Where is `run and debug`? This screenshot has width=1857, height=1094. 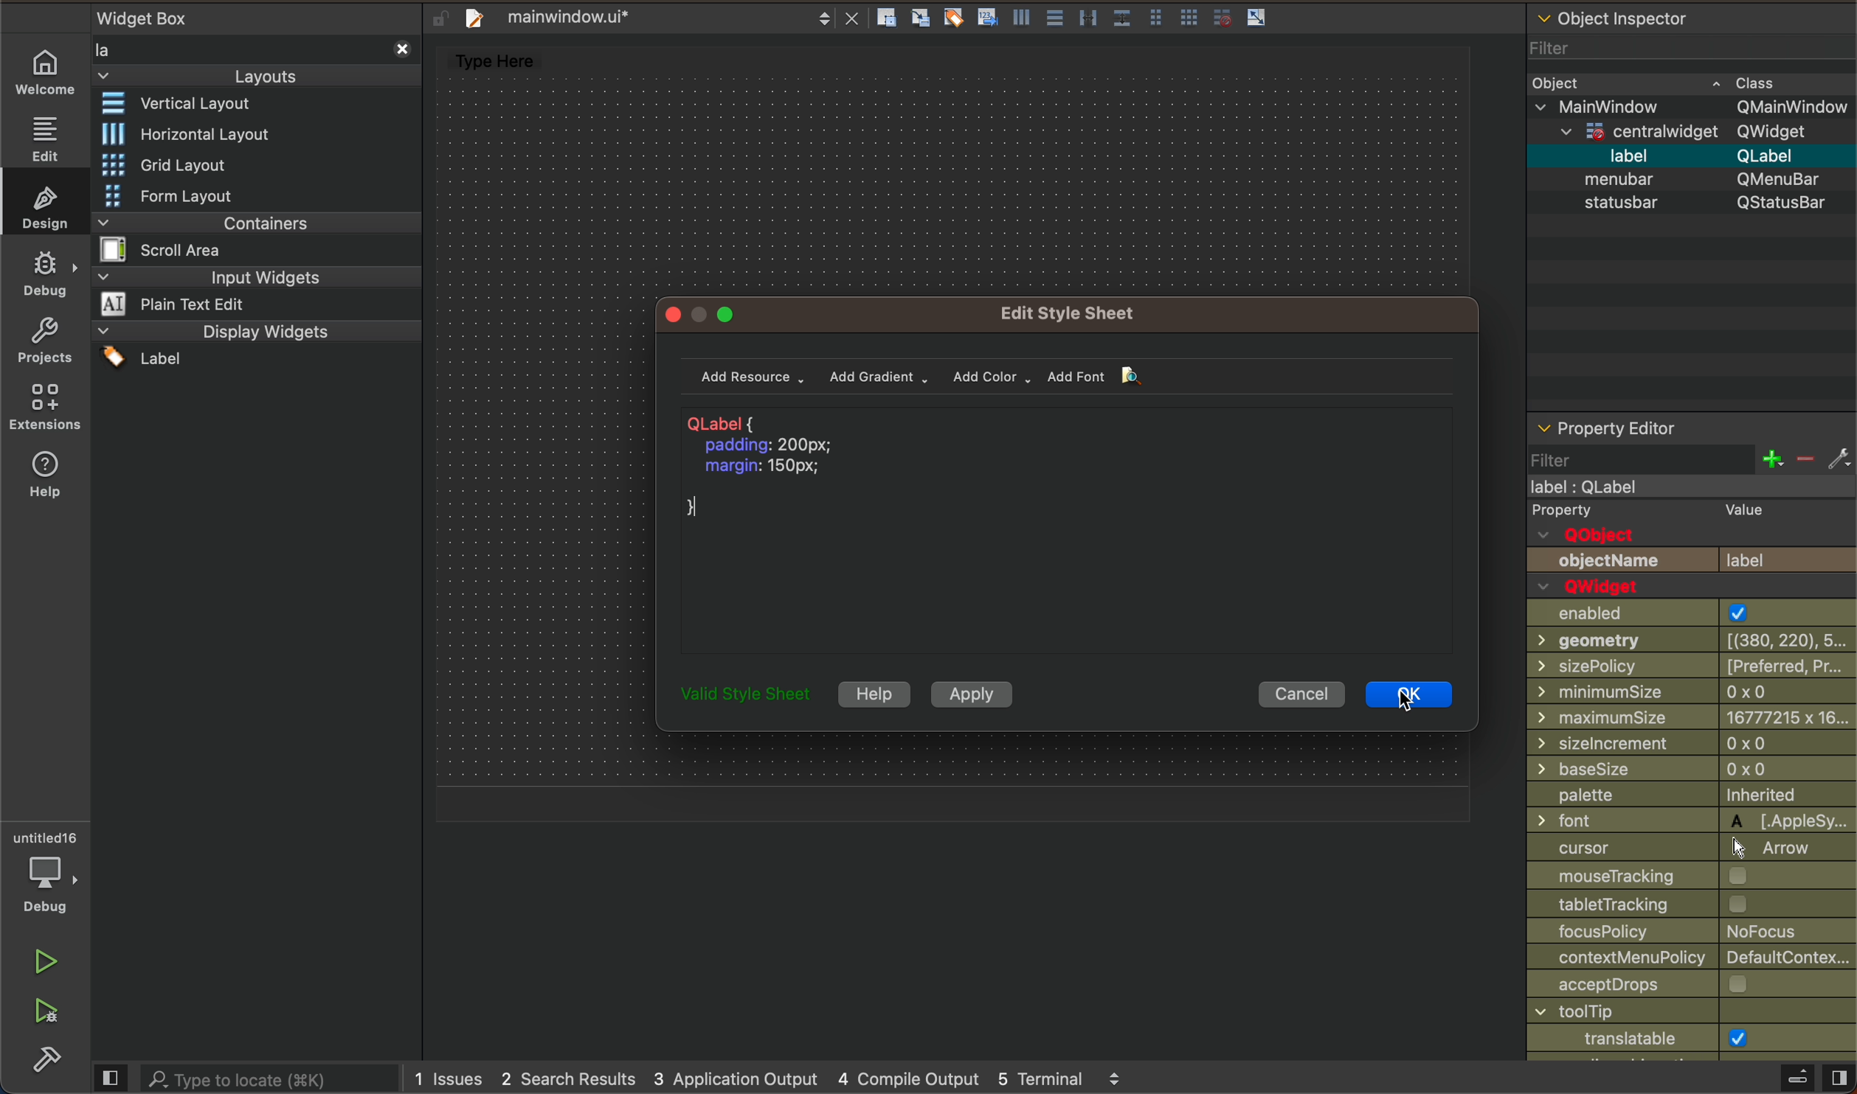
run and debug is located at coordinates (48, 1014).